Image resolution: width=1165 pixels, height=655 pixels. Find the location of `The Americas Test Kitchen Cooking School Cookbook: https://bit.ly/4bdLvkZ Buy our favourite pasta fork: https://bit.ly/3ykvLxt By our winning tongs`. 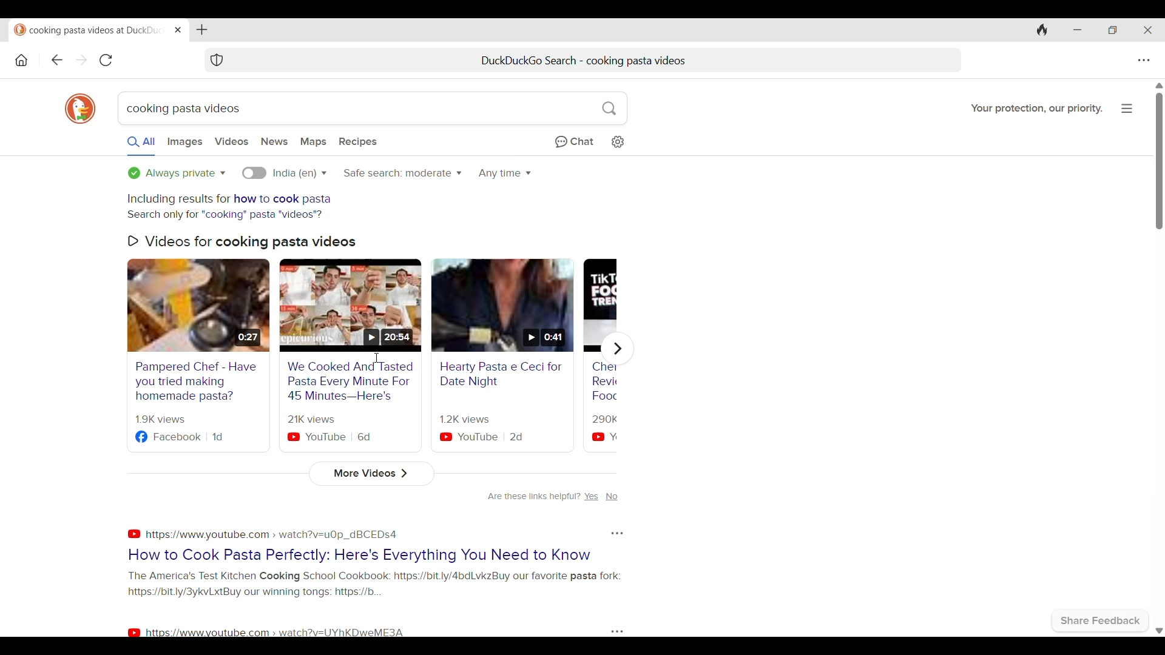

The Americas Test Kitchen Cooking School Cookbook: https://bit.ly/4bdLvkZ Buy our favourite pasta fork: https://bit.ly/3ykvLxt By our winning tongs is located at coordinates (374, 585).